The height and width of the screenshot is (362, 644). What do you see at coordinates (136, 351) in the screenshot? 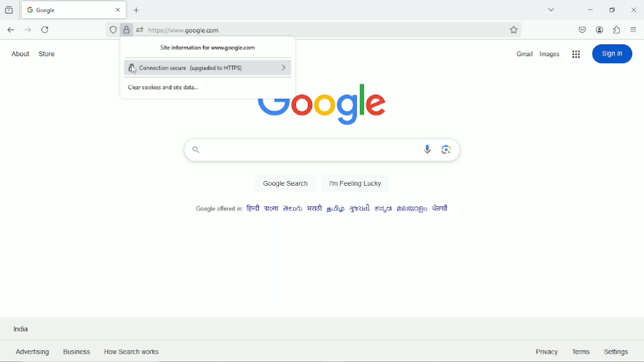
I see `How Search Works` at bounding box center [136, 351].